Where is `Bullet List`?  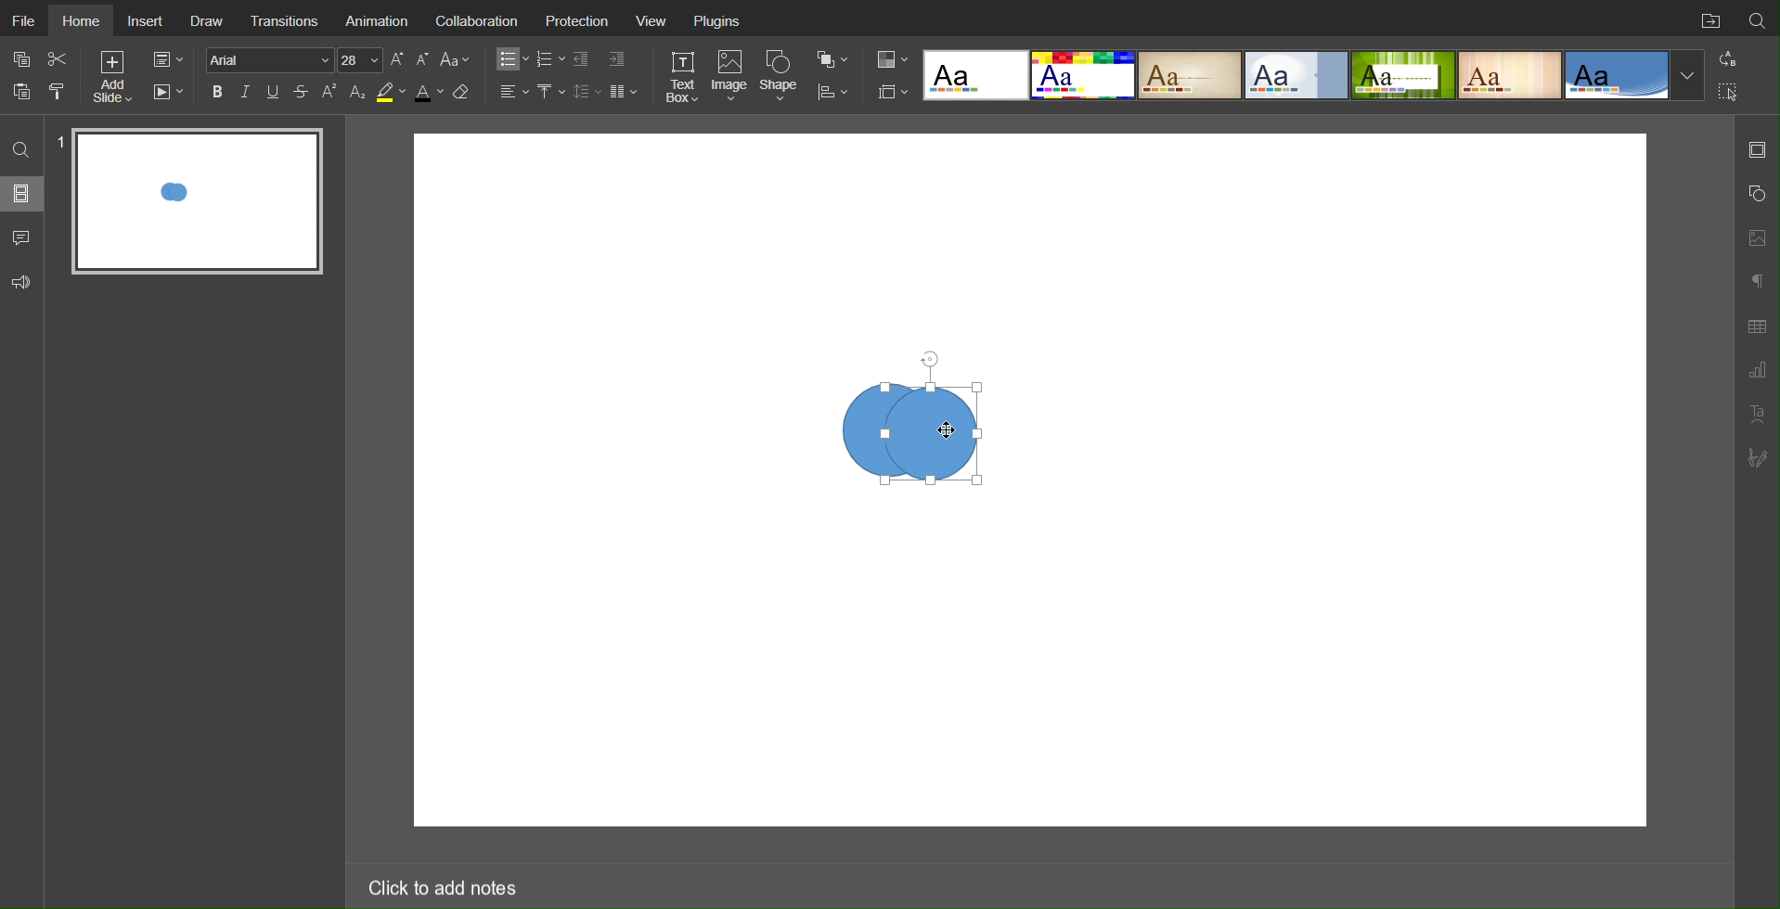
Bullet List is located at coordinates (509, 59).